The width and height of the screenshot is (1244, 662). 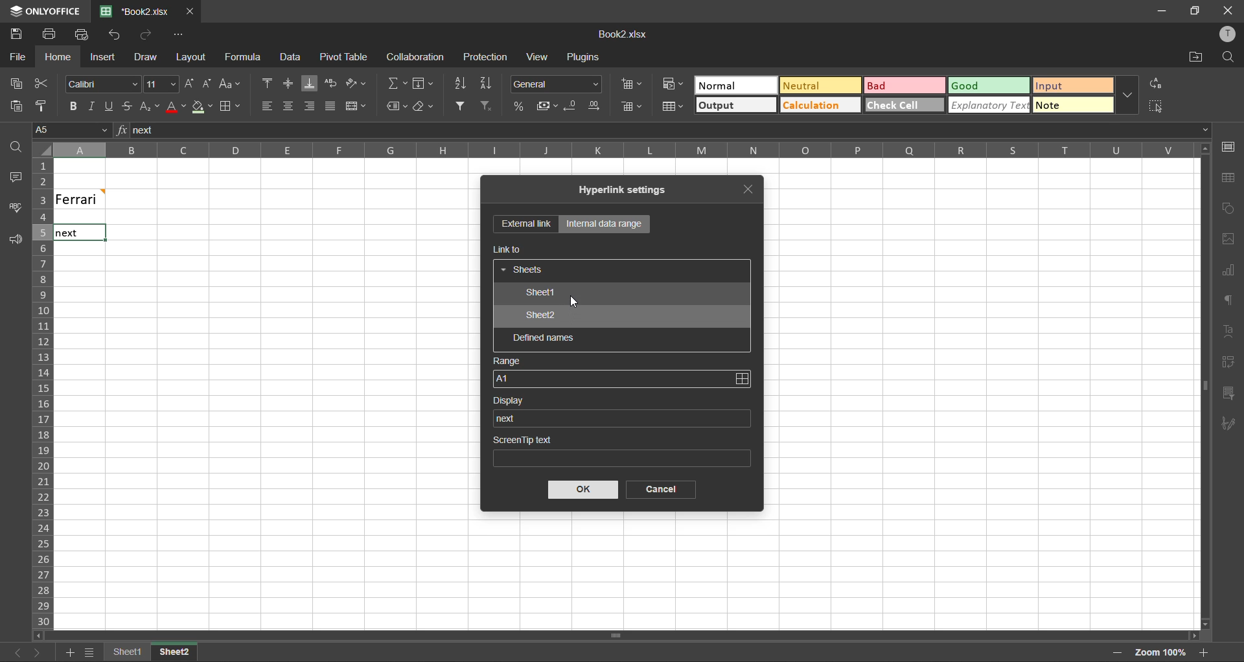 What do you see at coordinates (125, 107) in the screenshot?
I see `strikethrough` at bounding box center [125, 107].